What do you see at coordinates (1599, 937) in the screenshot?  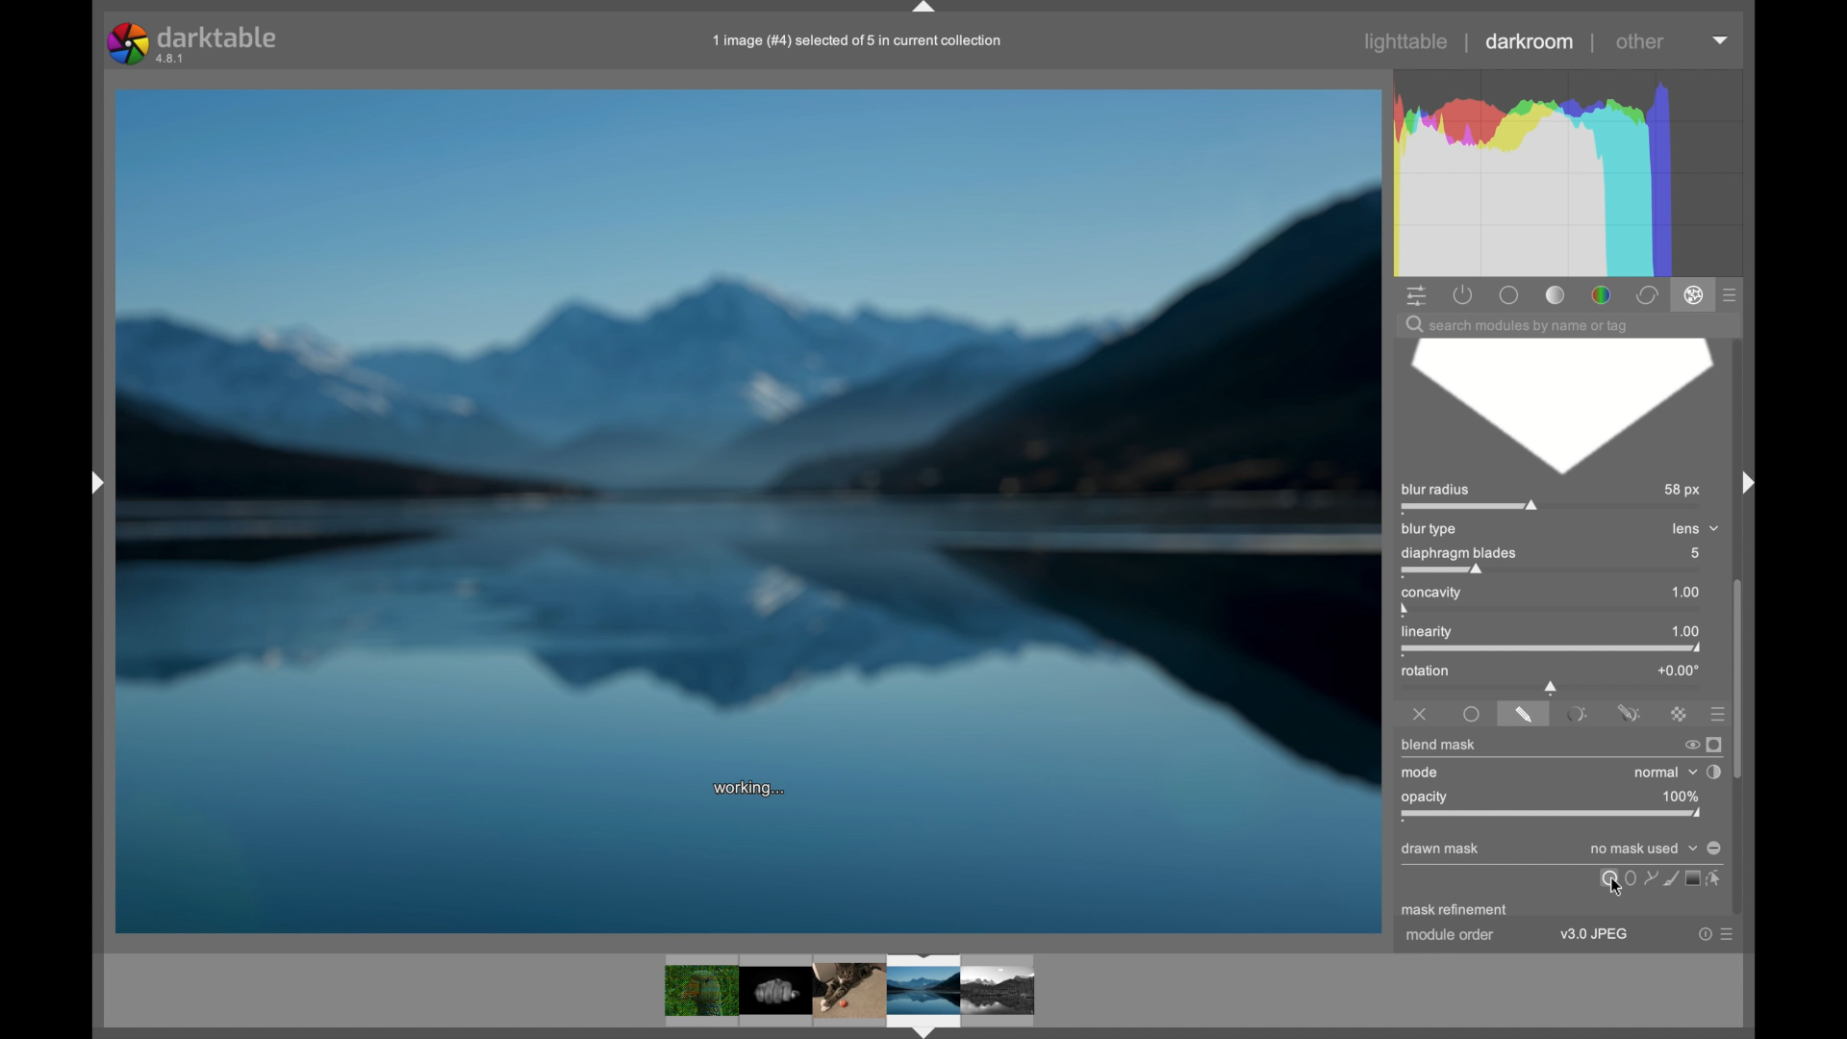 I see `v3.0 JPEG` at bounding box center [1599, 937].